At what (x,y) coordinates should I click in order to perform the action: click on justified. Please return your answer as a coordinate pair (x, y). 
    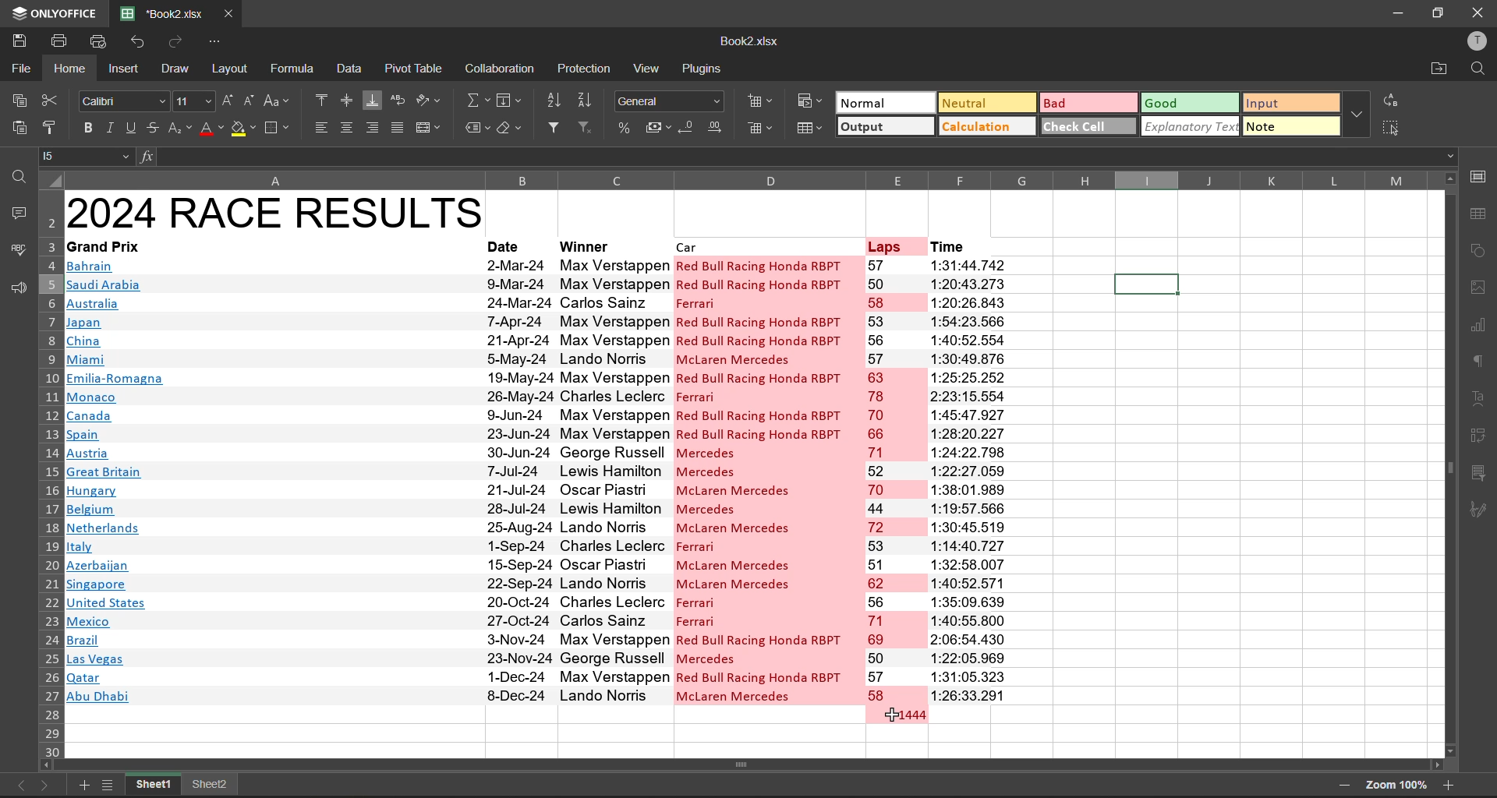
    Looking at the image, I should click on (399, 127).